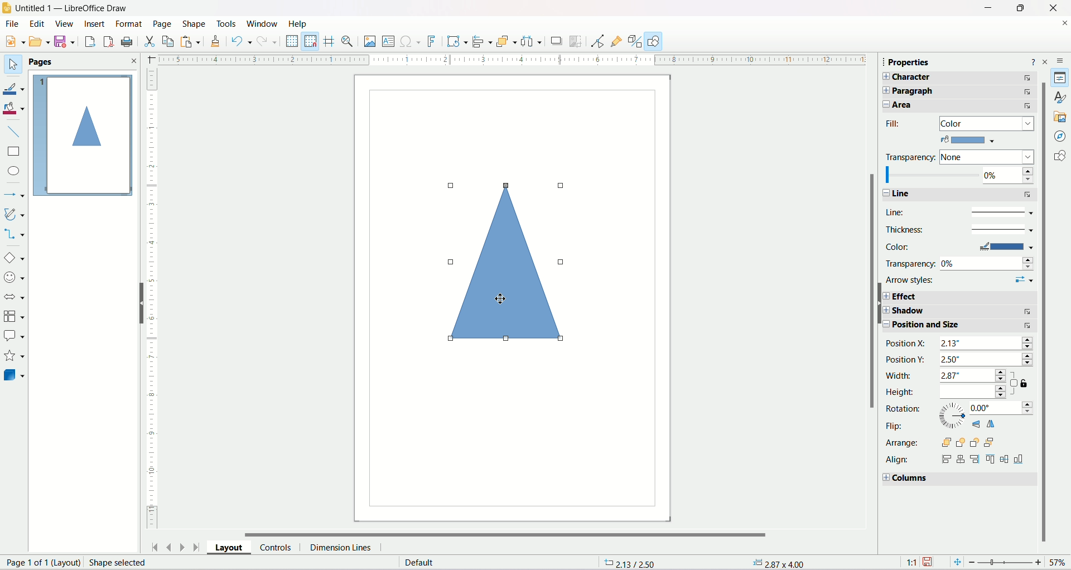 This screenshot has height=570, width=1071. What do you see at coordinates (15, 374) in the screenshot?
I see `3D Objects` at bounding box center [15, 374].